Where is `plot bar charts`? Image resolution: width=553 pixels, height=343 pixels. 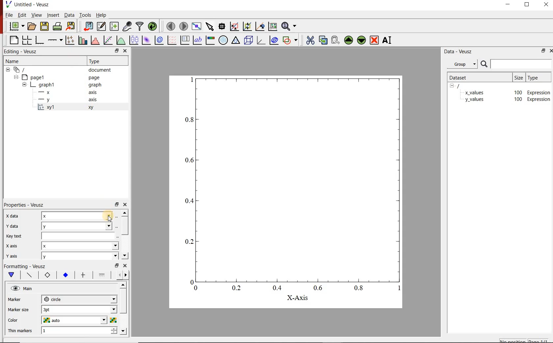 plot bar charts is located at coordinates (83, 40).